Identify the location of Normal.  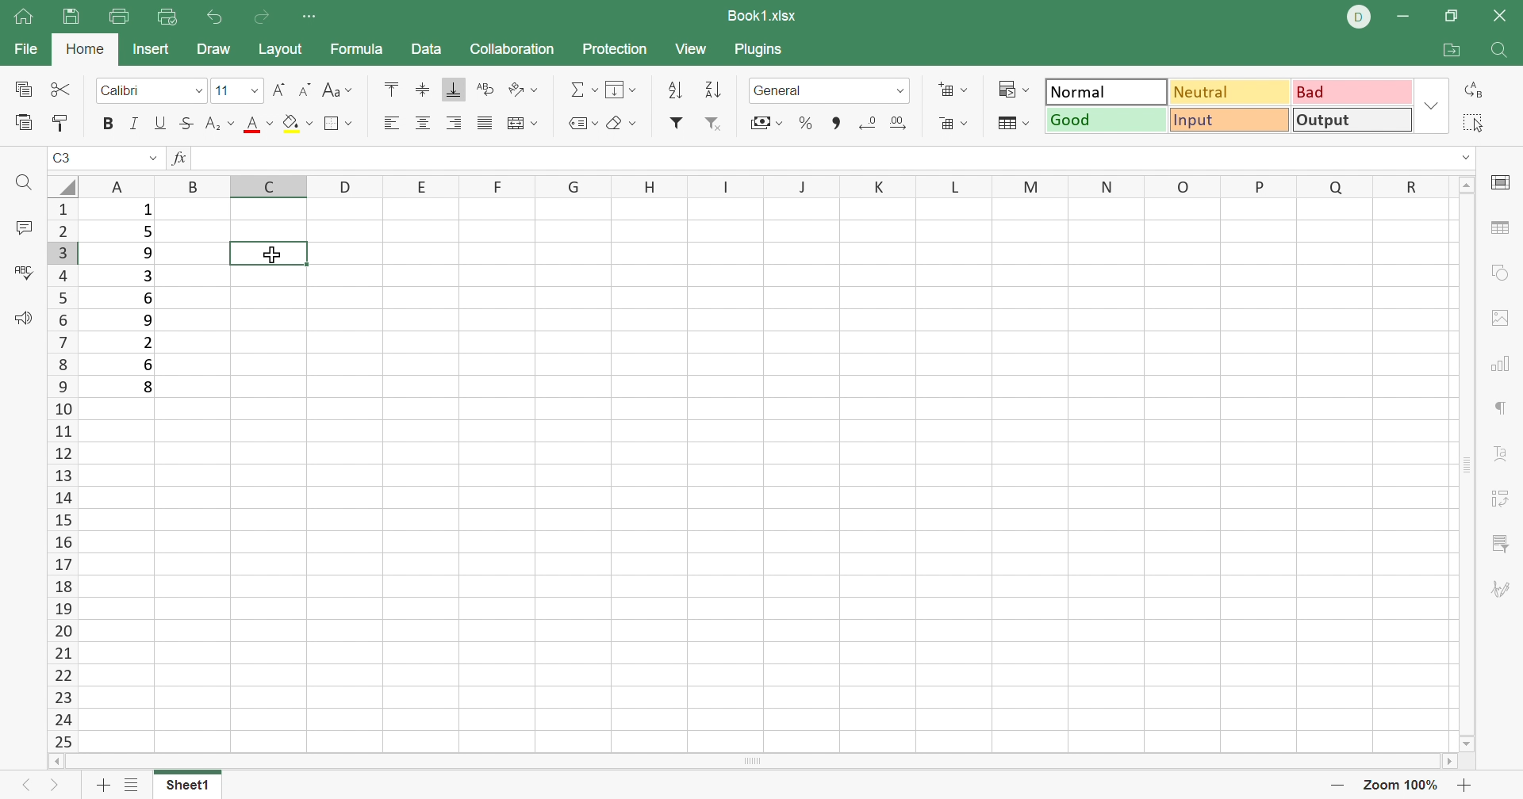
(1104, 89).